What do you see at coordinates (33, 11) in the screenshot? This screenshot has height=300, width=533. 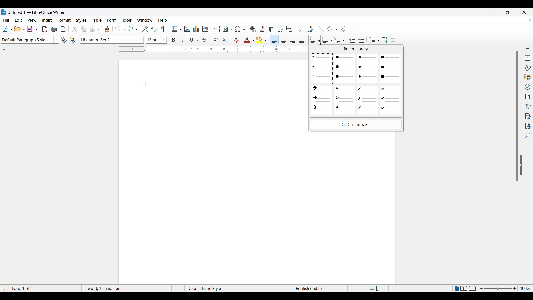 I see `Untitled 1 — LibreOffice Writer` at bounding box center [33, 11].